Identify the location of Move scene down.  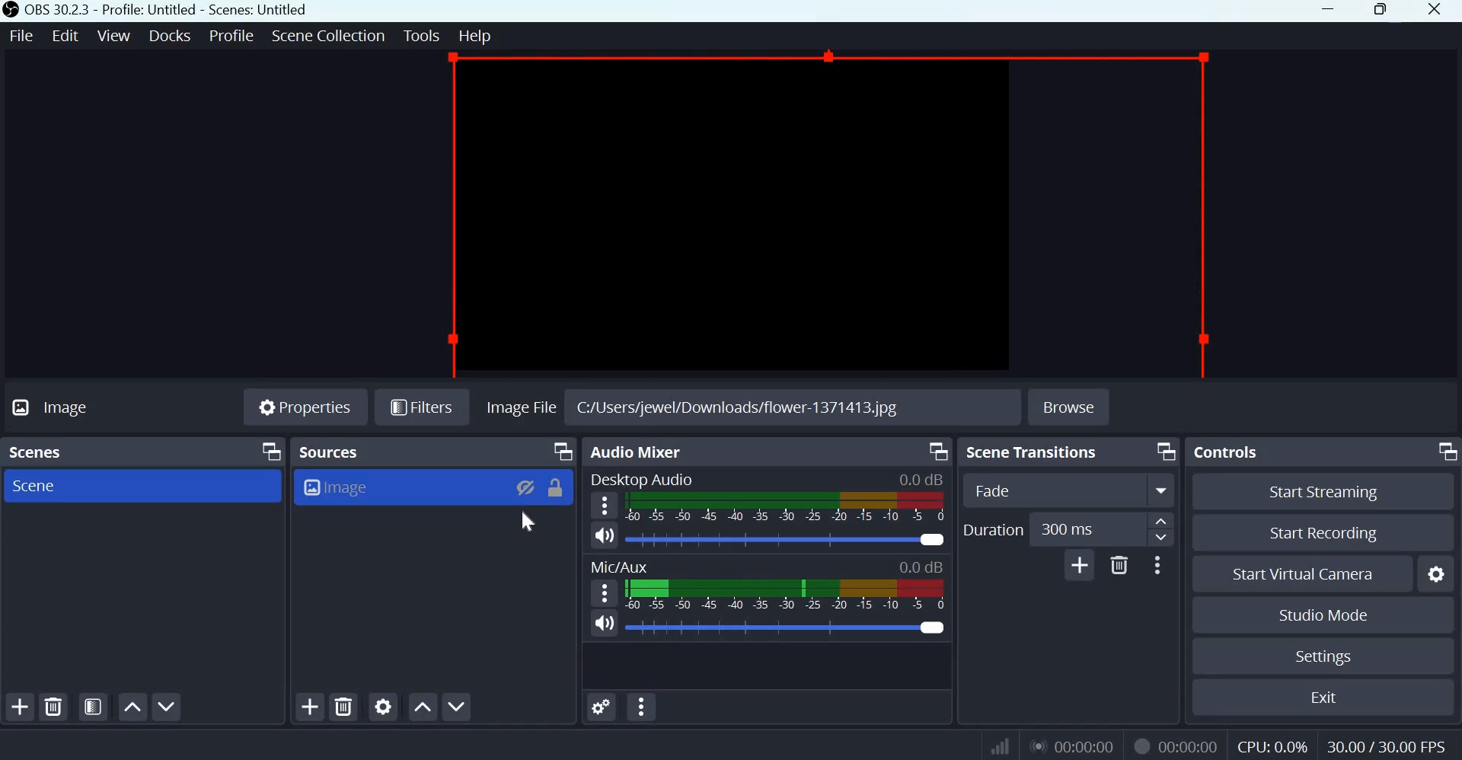
(167, 707).